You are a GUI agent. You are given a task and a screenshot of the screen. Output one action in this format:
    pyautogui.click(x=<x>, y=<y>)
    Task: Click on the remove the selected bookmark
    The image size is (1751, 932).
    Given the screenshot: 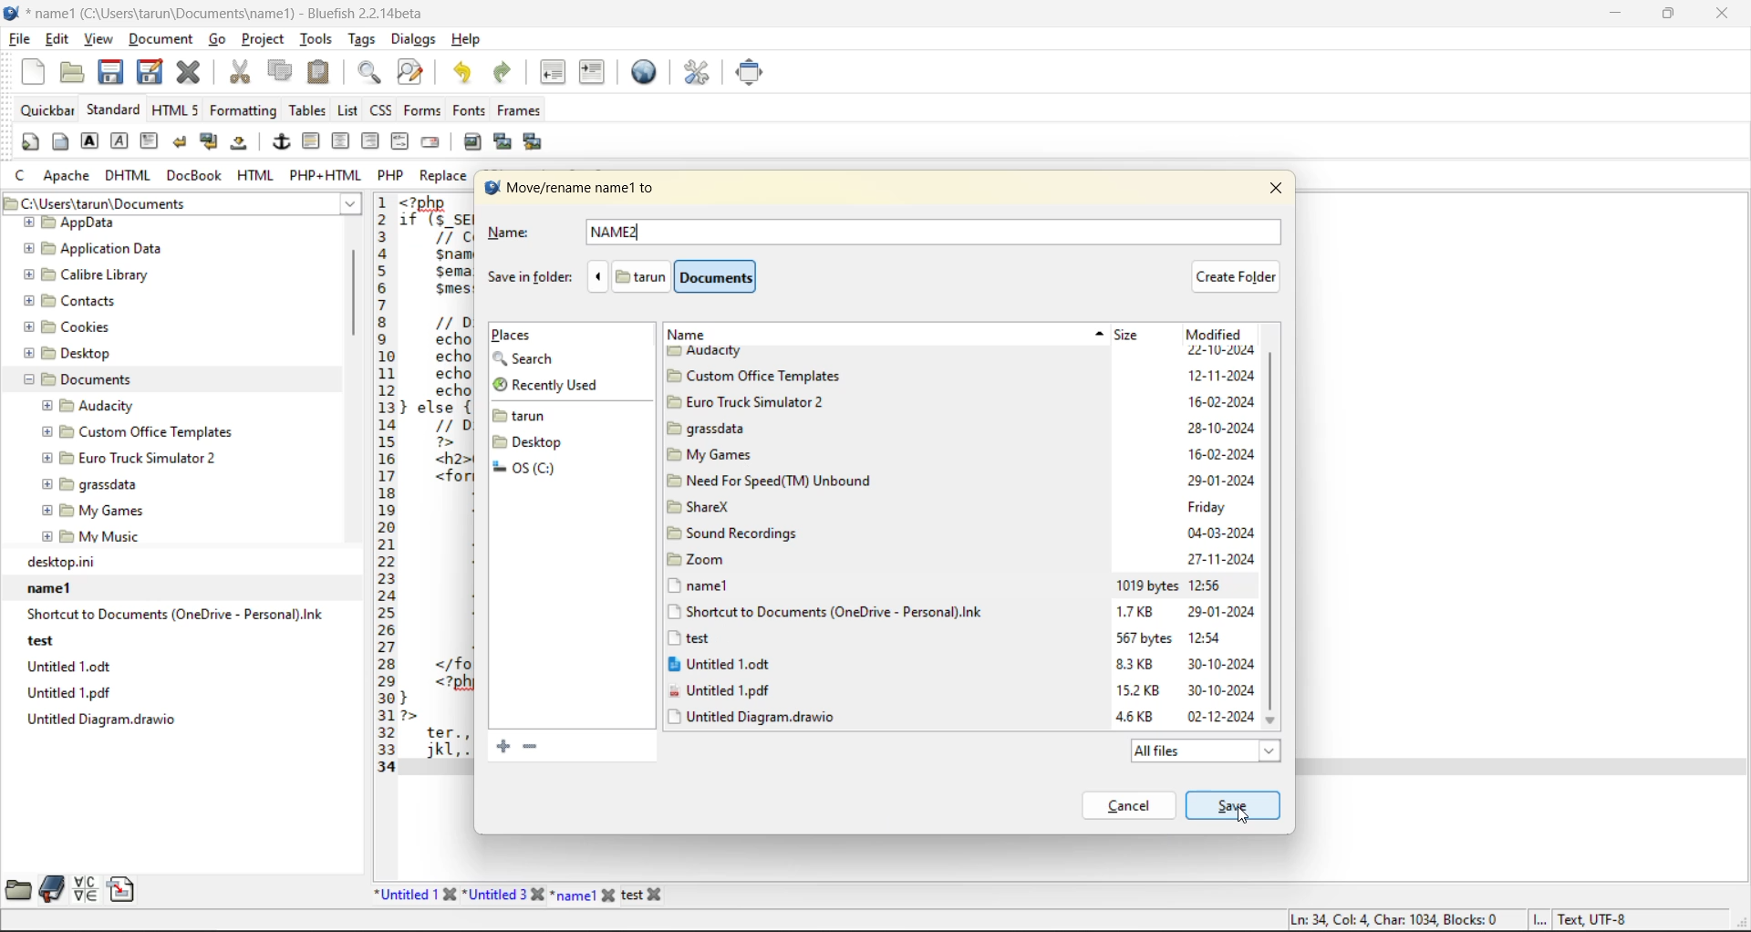 What is the action you would take?
    pyautogui.click(x=529, y=744)
    